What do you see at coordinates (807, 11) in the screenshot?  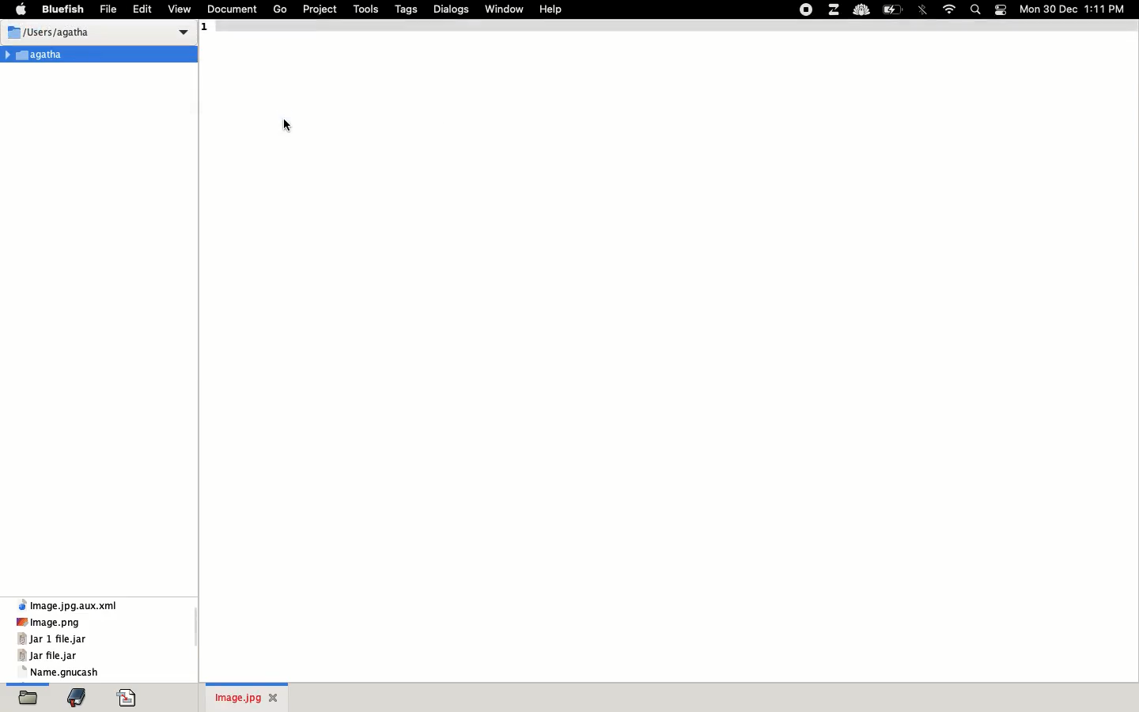 I see `recording` at bounding box center [807, 11].